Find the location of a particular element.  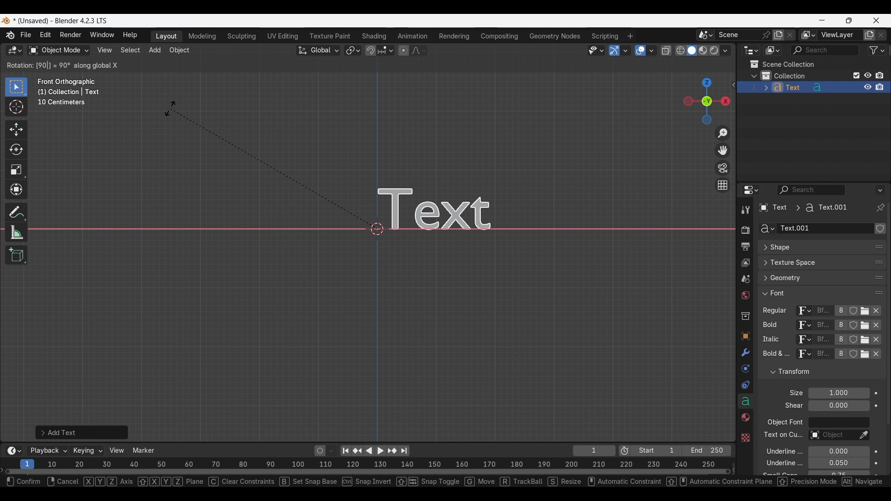

Exclude from view layer is located at coordinates (857, 75).